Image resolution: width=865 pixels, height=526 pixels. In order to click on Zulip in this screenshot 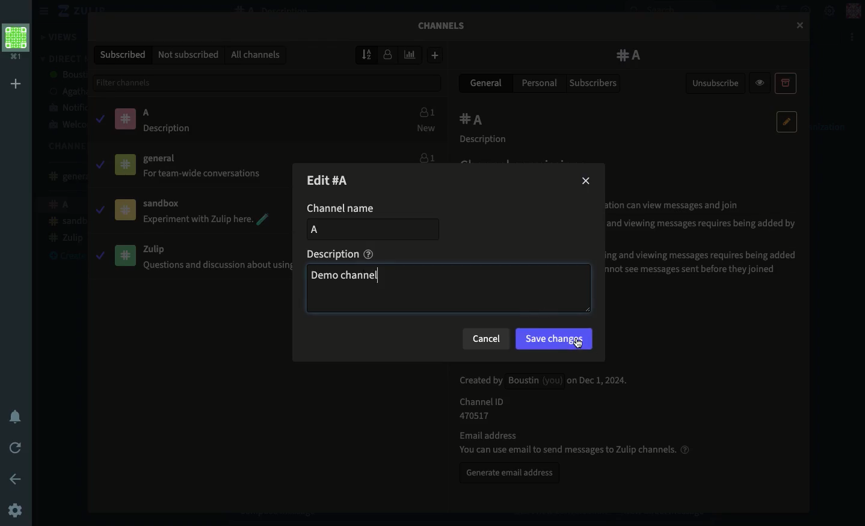, I will do `click(69, 11)`.